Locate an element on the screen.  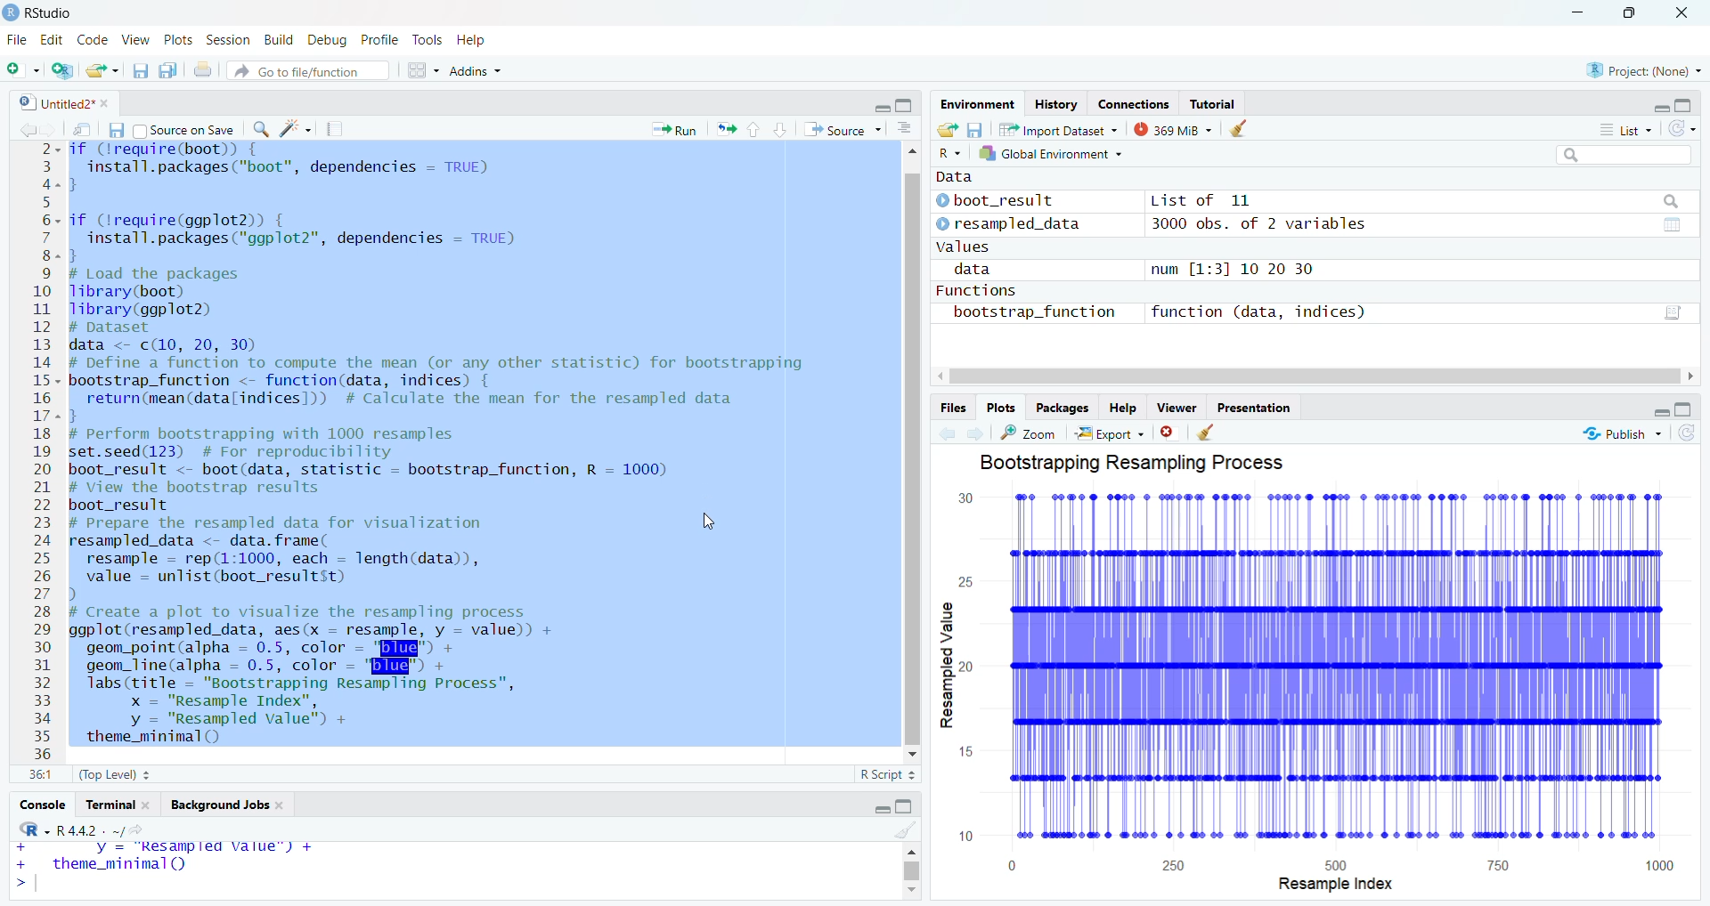
Build is located at coordinates (279, 41).